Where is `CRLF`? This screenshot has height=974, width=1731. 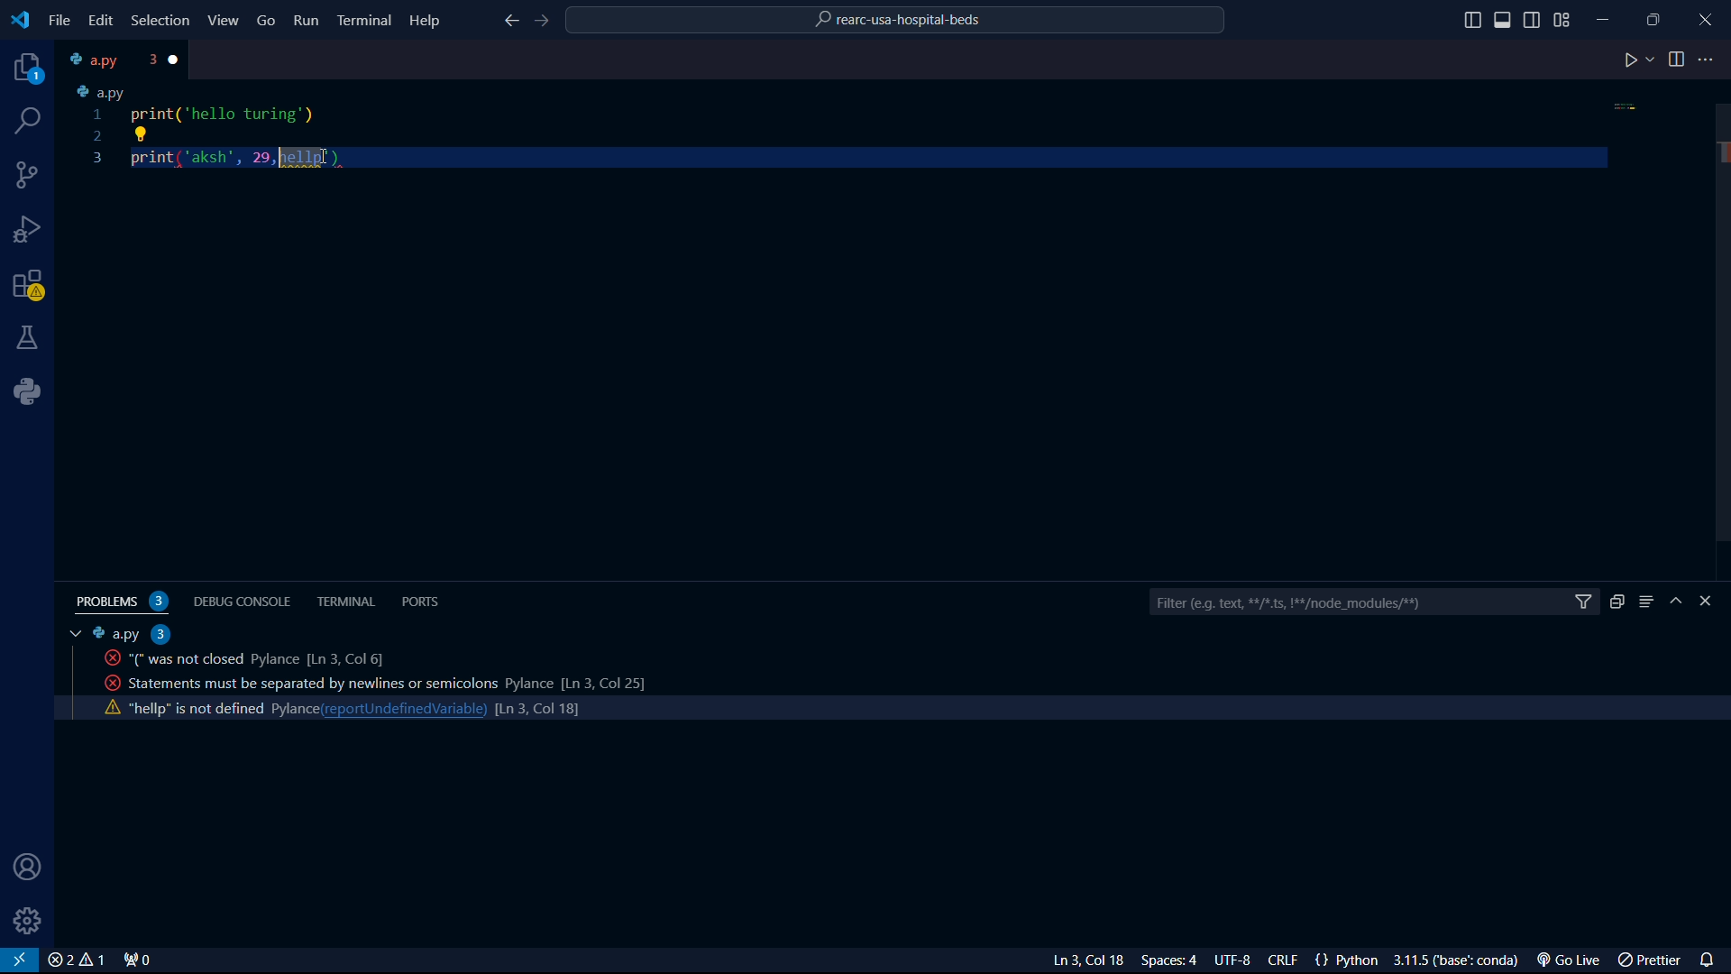
CRLF is located at coordinates (1287, 961).